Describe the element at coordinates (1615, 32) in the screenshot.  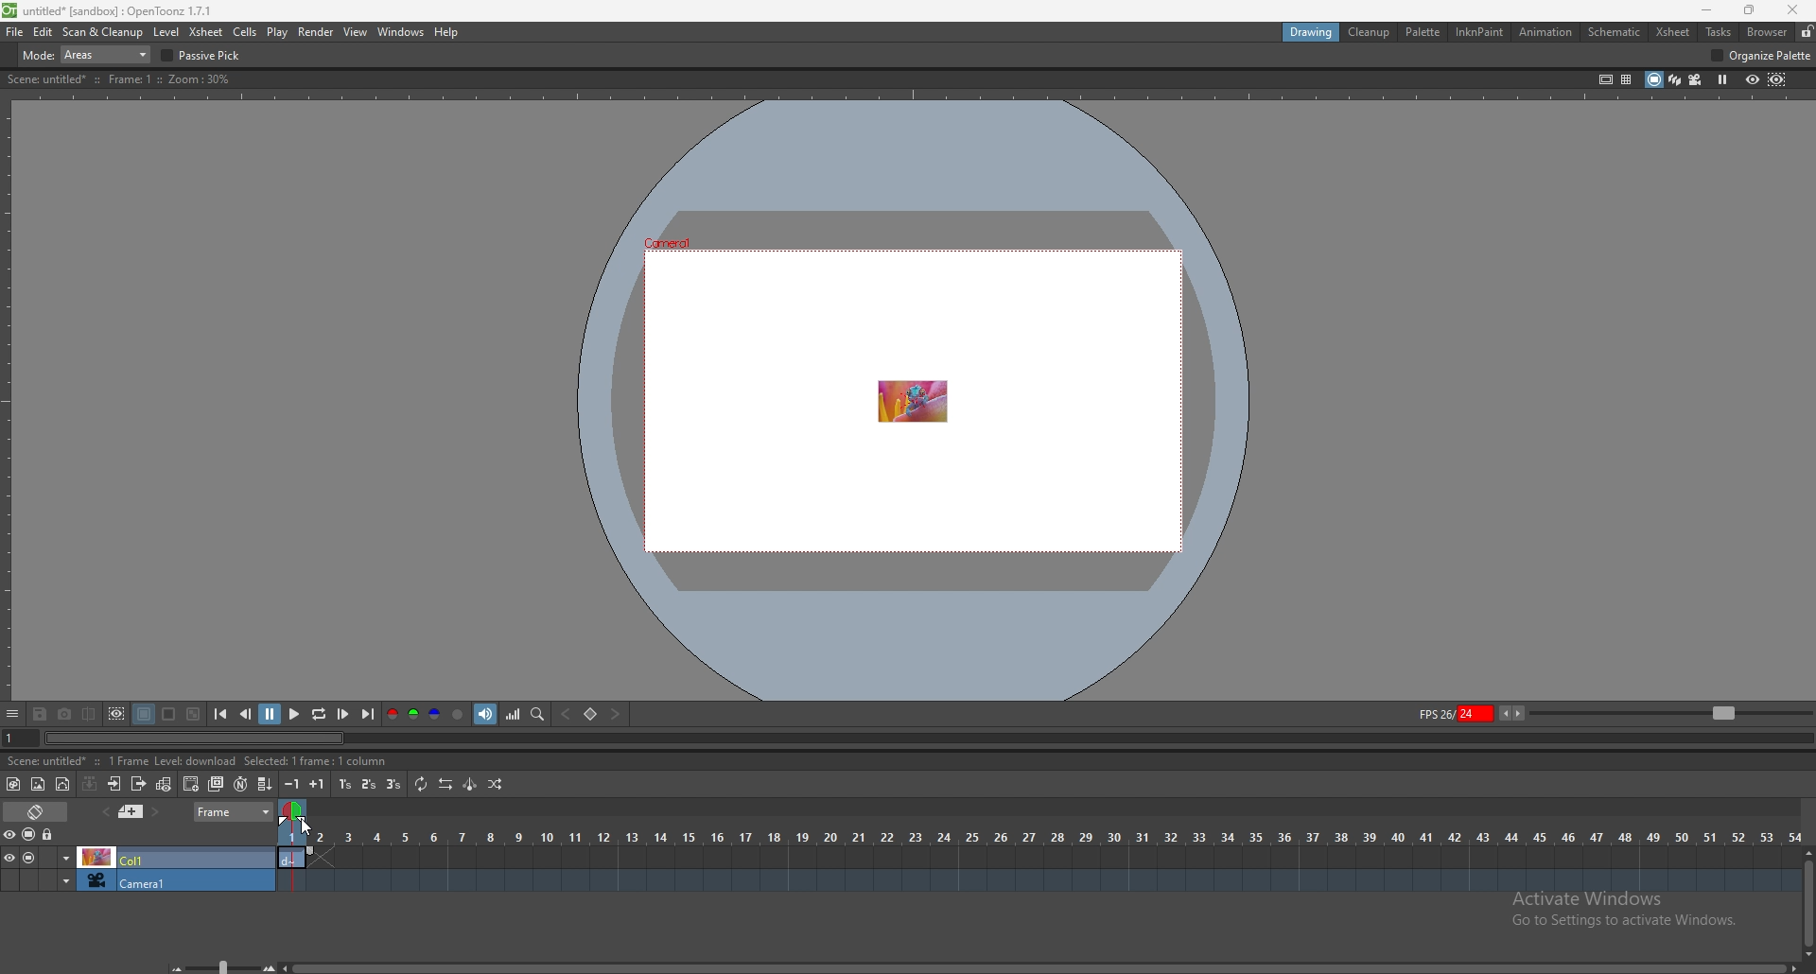
I see `schematic` at that location.